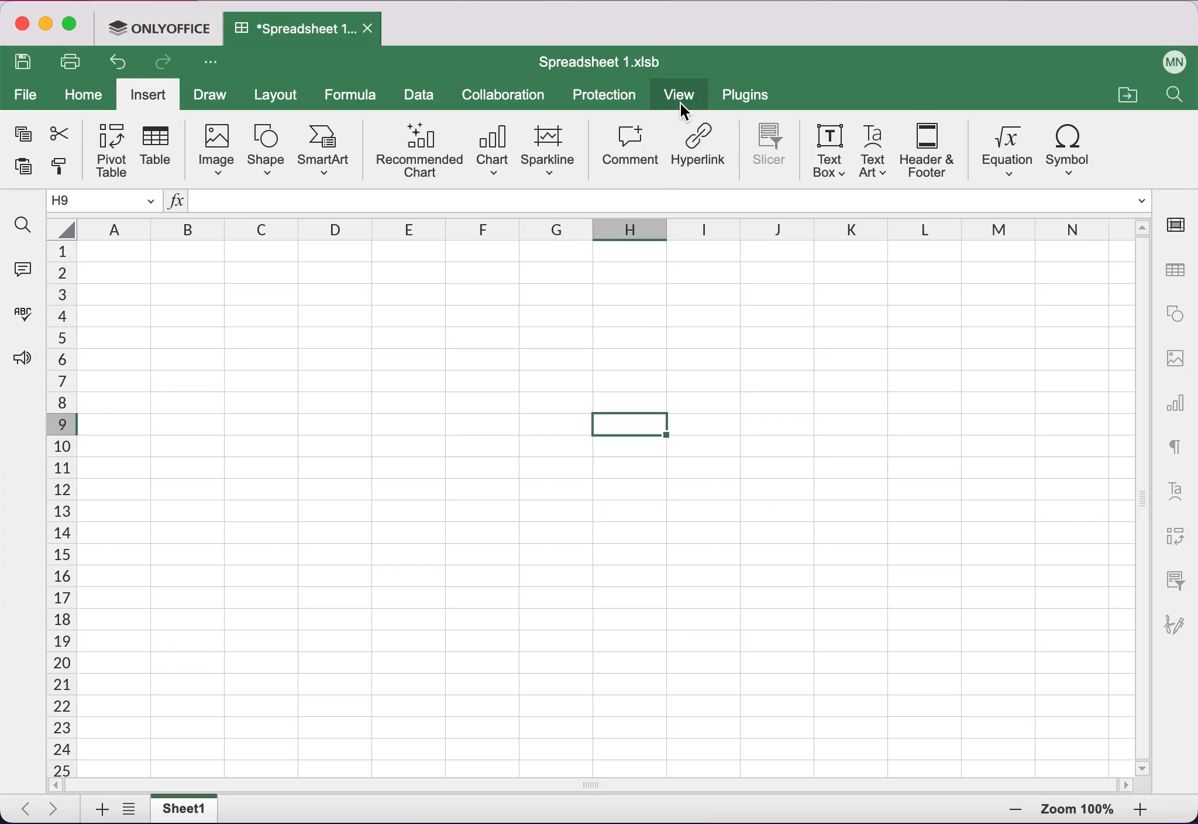 Image resolution: width=1198 pixels, height=824 pixels. I want to click on zoom out, so click(1152, 812).